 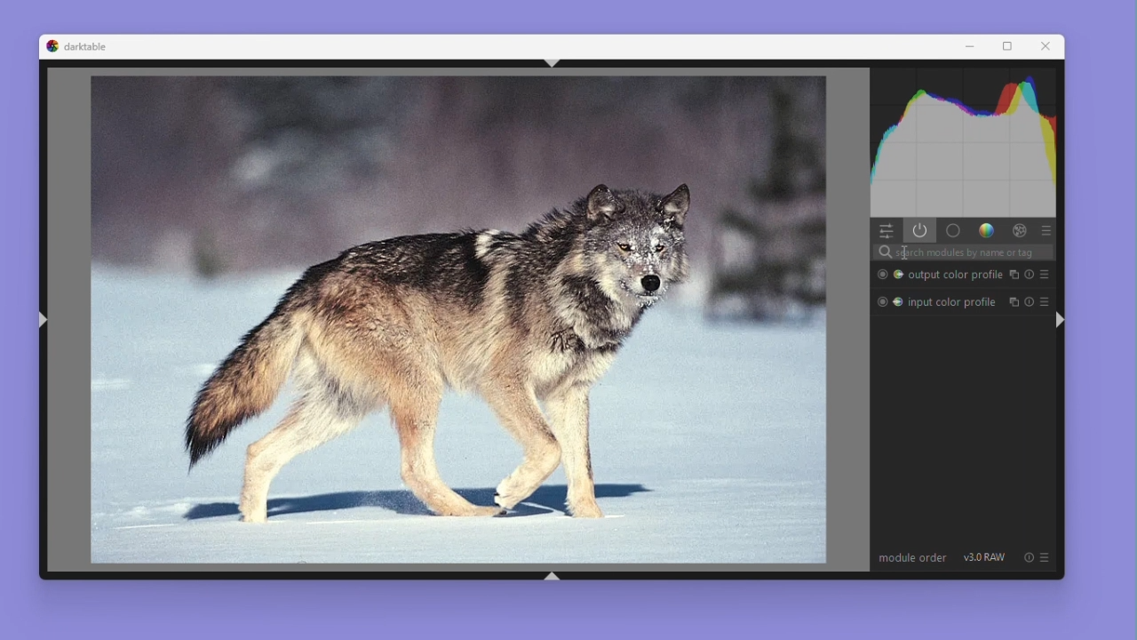 I want to click on Reset, so click(x=1027, y=557).